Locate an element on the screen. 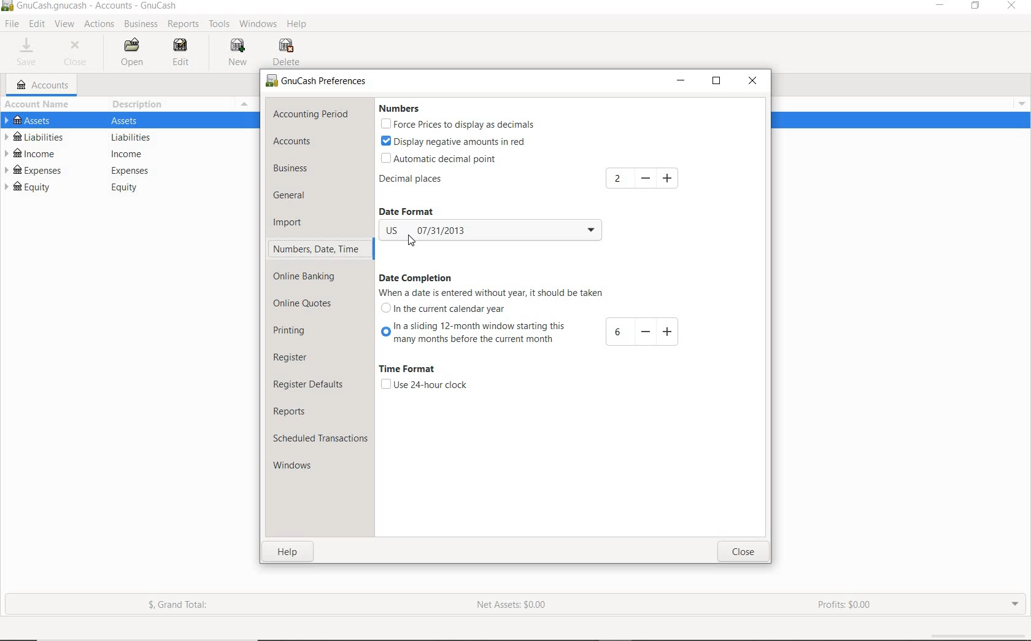  business is located at coordinates (307, 170).